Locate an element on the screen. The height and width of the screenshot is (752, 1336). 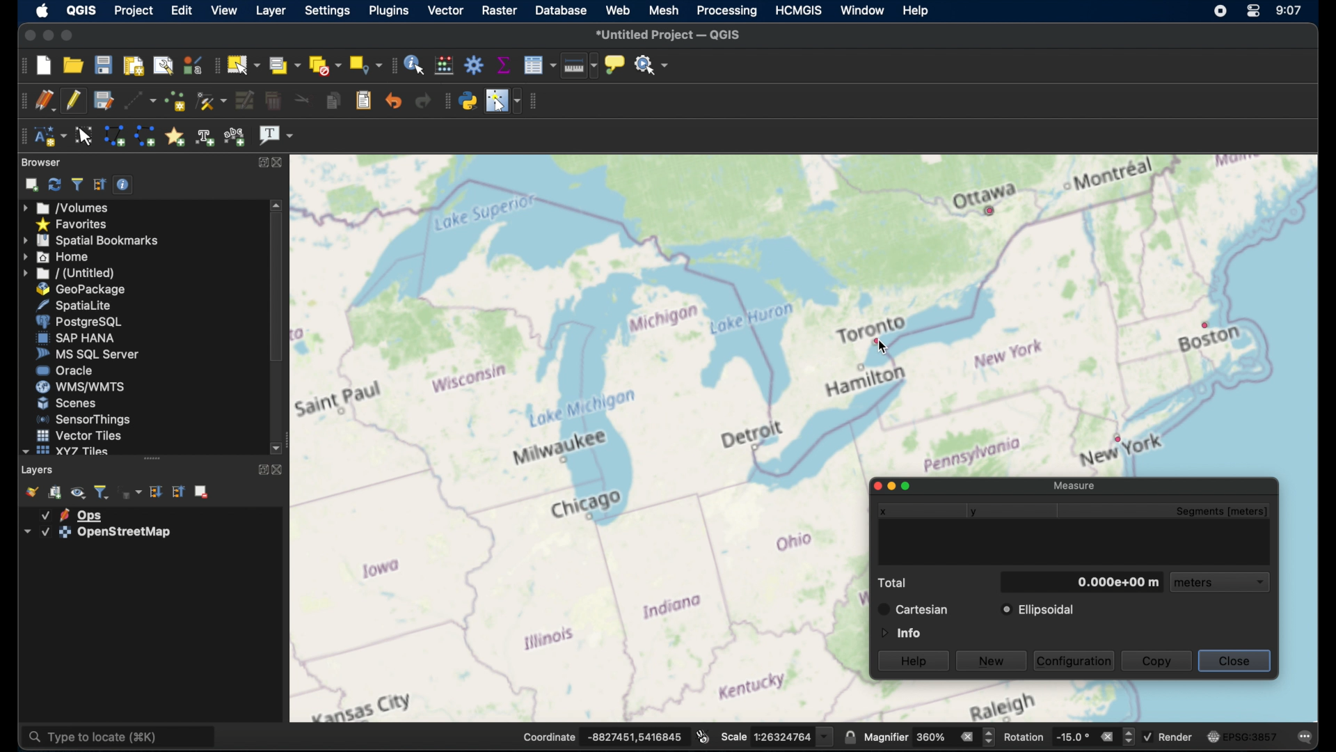
minimize is located at coordinates (47, 35).